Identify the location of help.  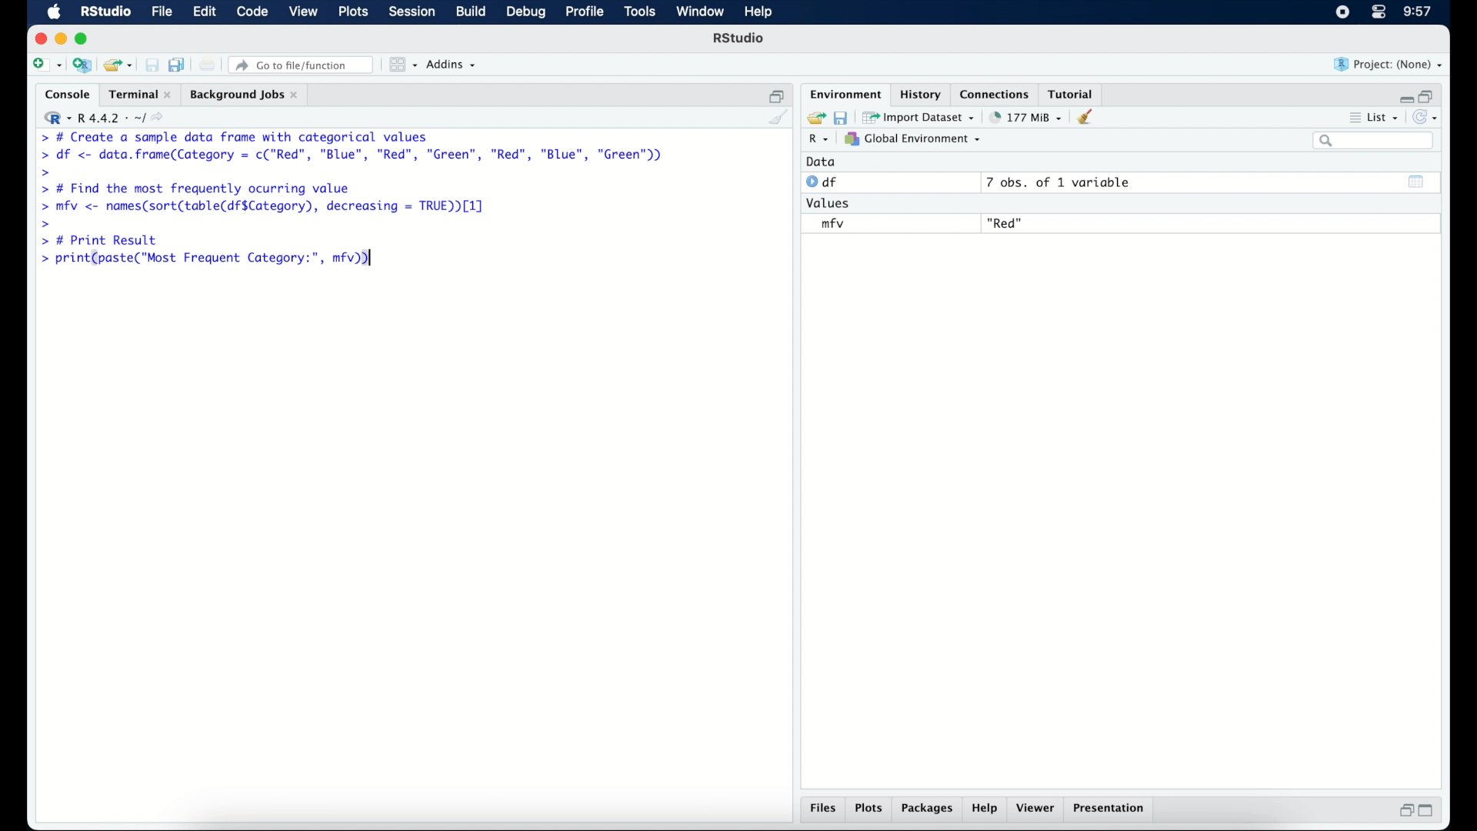
(987, 809).